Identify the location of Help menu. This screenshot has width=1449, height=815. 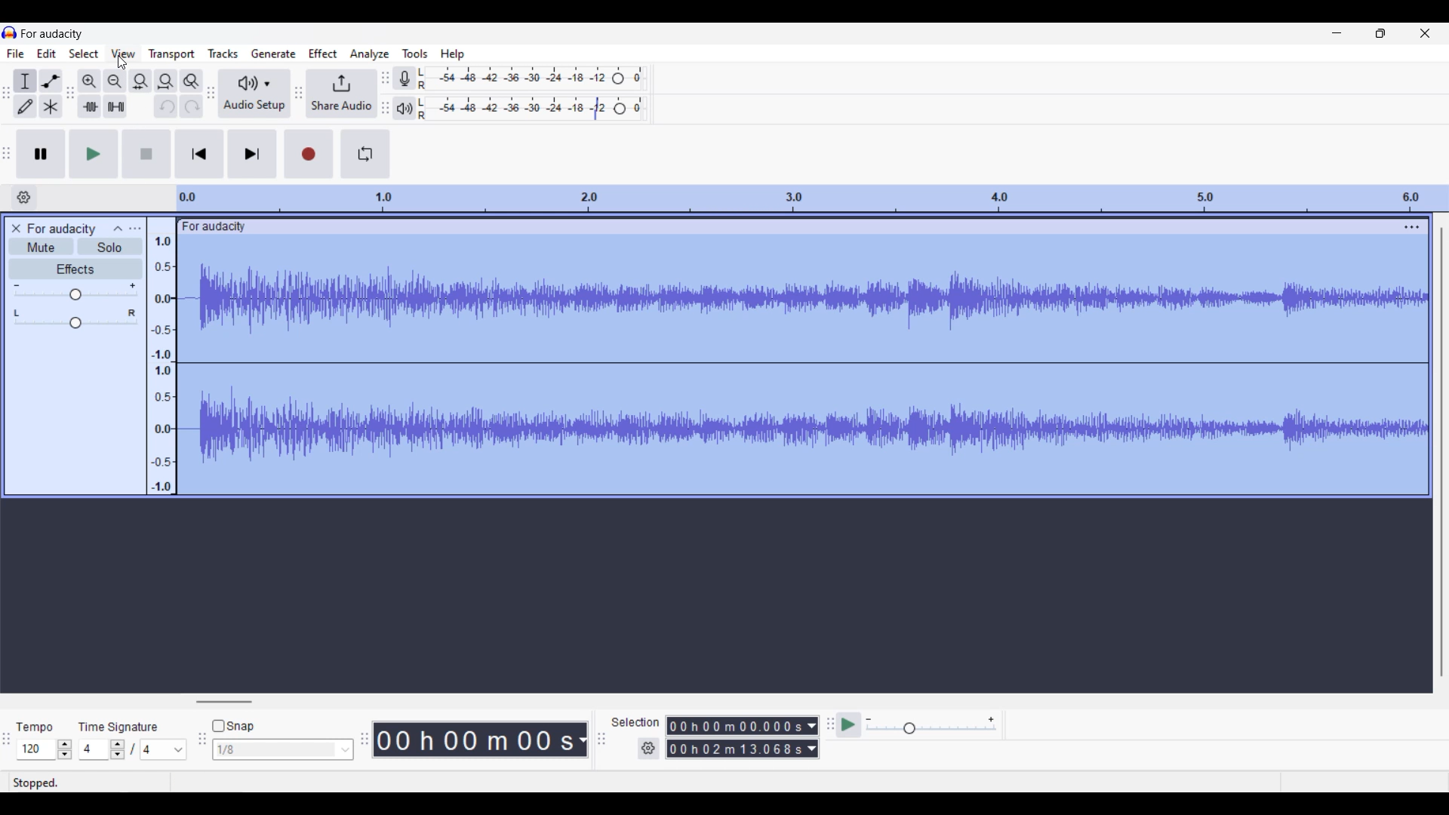
(453, 55).